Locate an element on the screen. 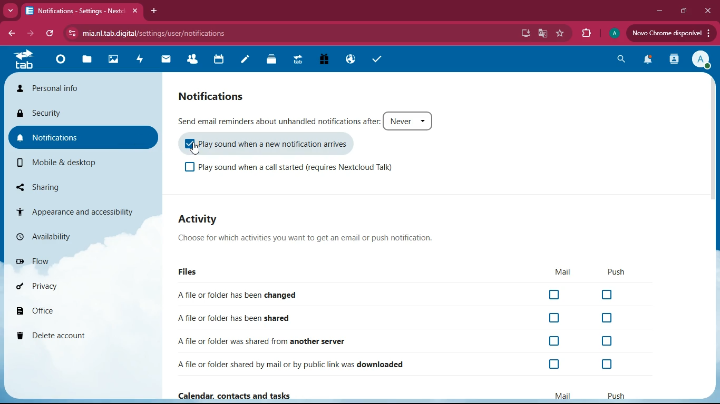  friends is located at coordinates (196, 60).